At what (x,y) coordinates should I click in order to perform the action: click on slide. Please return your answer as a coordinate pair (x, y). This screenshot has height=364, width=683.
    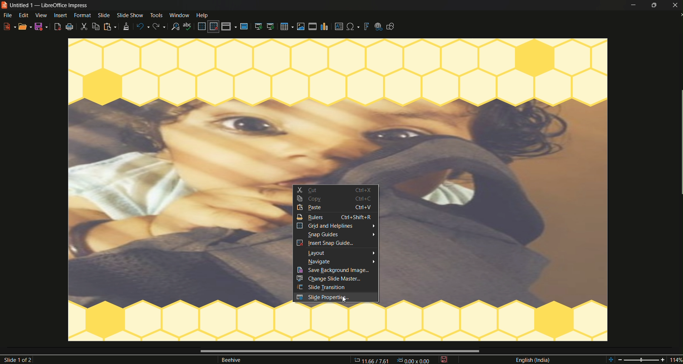
    Looking at the image, I should click on (104, 15).